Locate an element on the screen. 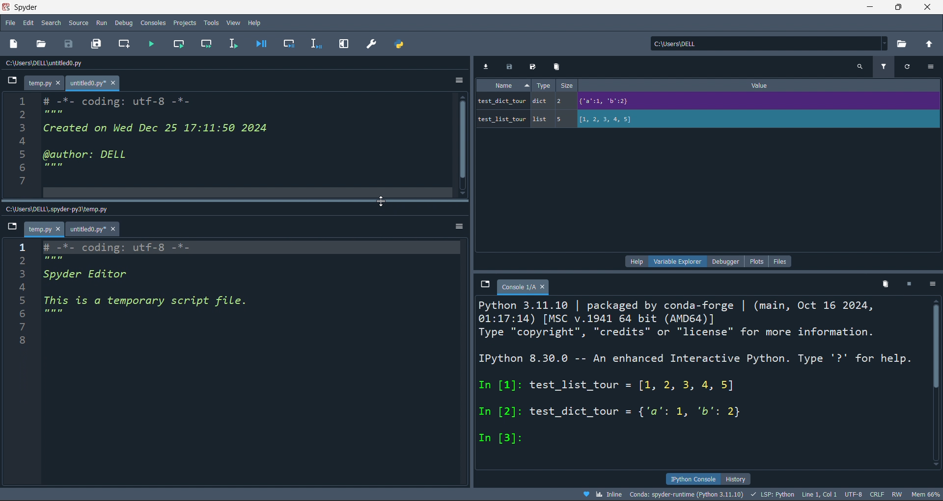  2 """ is located at coordinates (52, 114).